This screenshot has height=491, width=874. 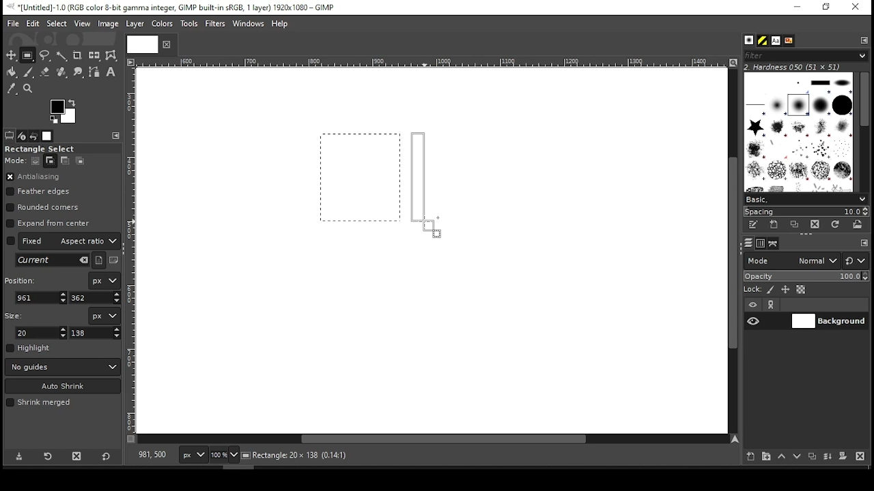 What do you see at coordinates (107, 24) in the screenshot?
I see `image` at bounding box center [107, 24].